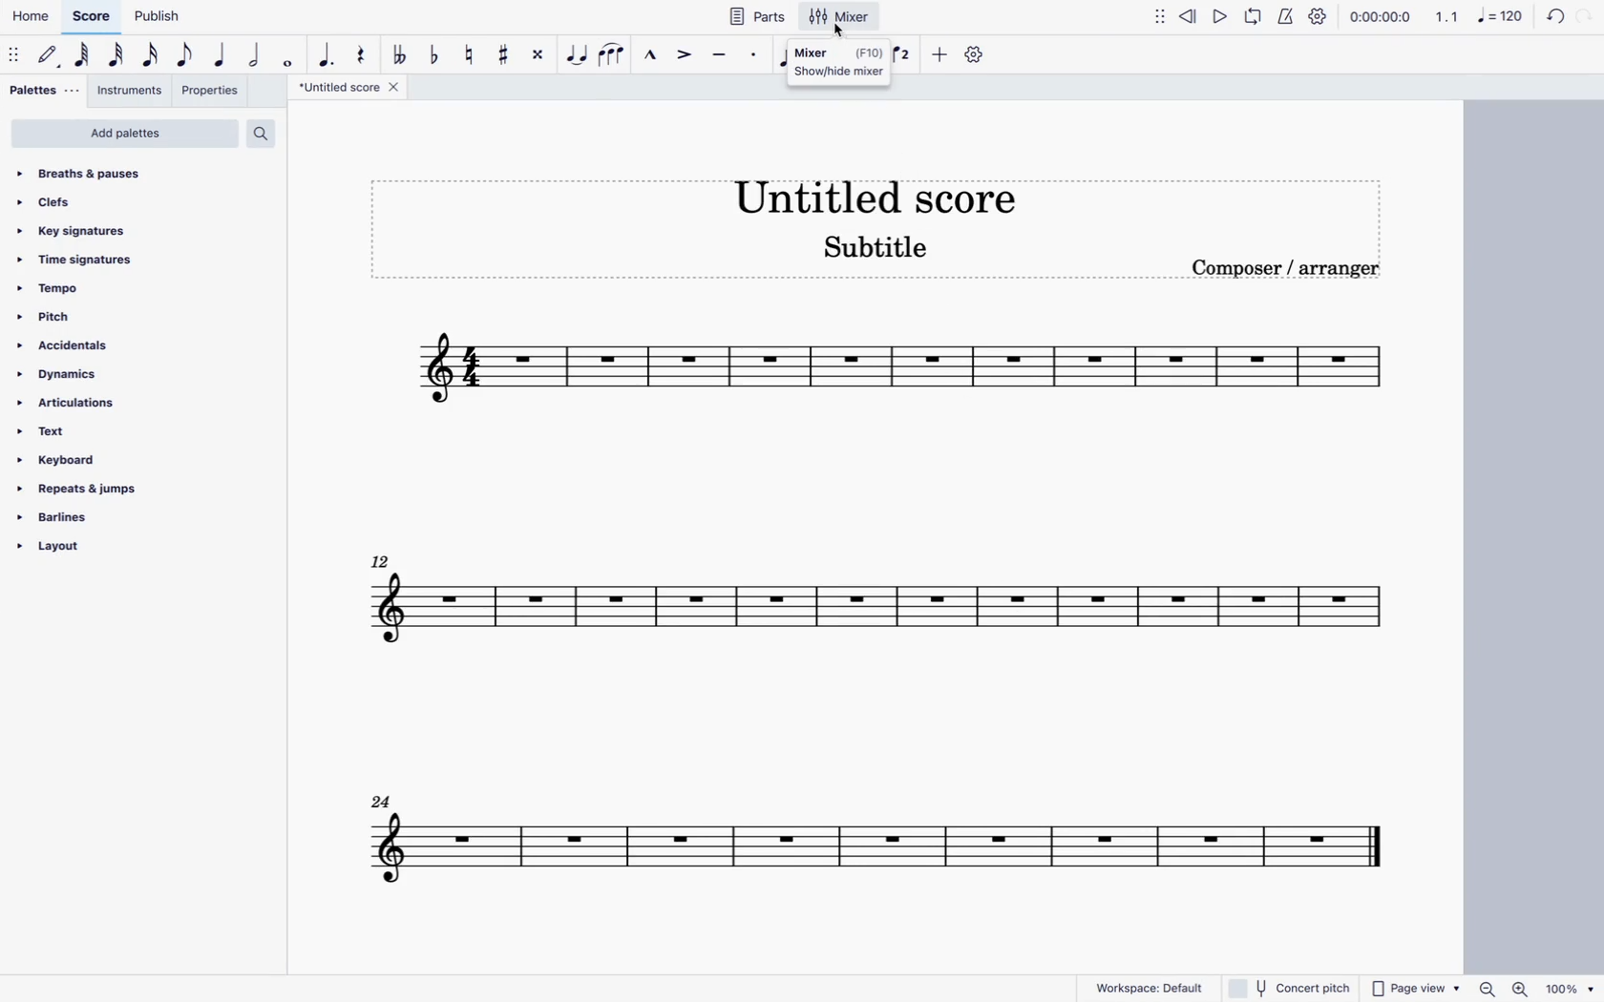 The height and width of the screenshot is (1002, 1604). I want to click on toggle natural, so click(467, 53).